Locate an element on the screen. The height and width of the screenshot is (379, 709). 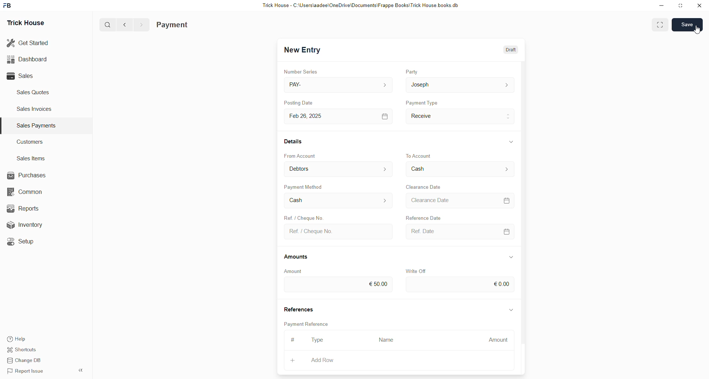
Inventory is located at coordinates (33, 224).